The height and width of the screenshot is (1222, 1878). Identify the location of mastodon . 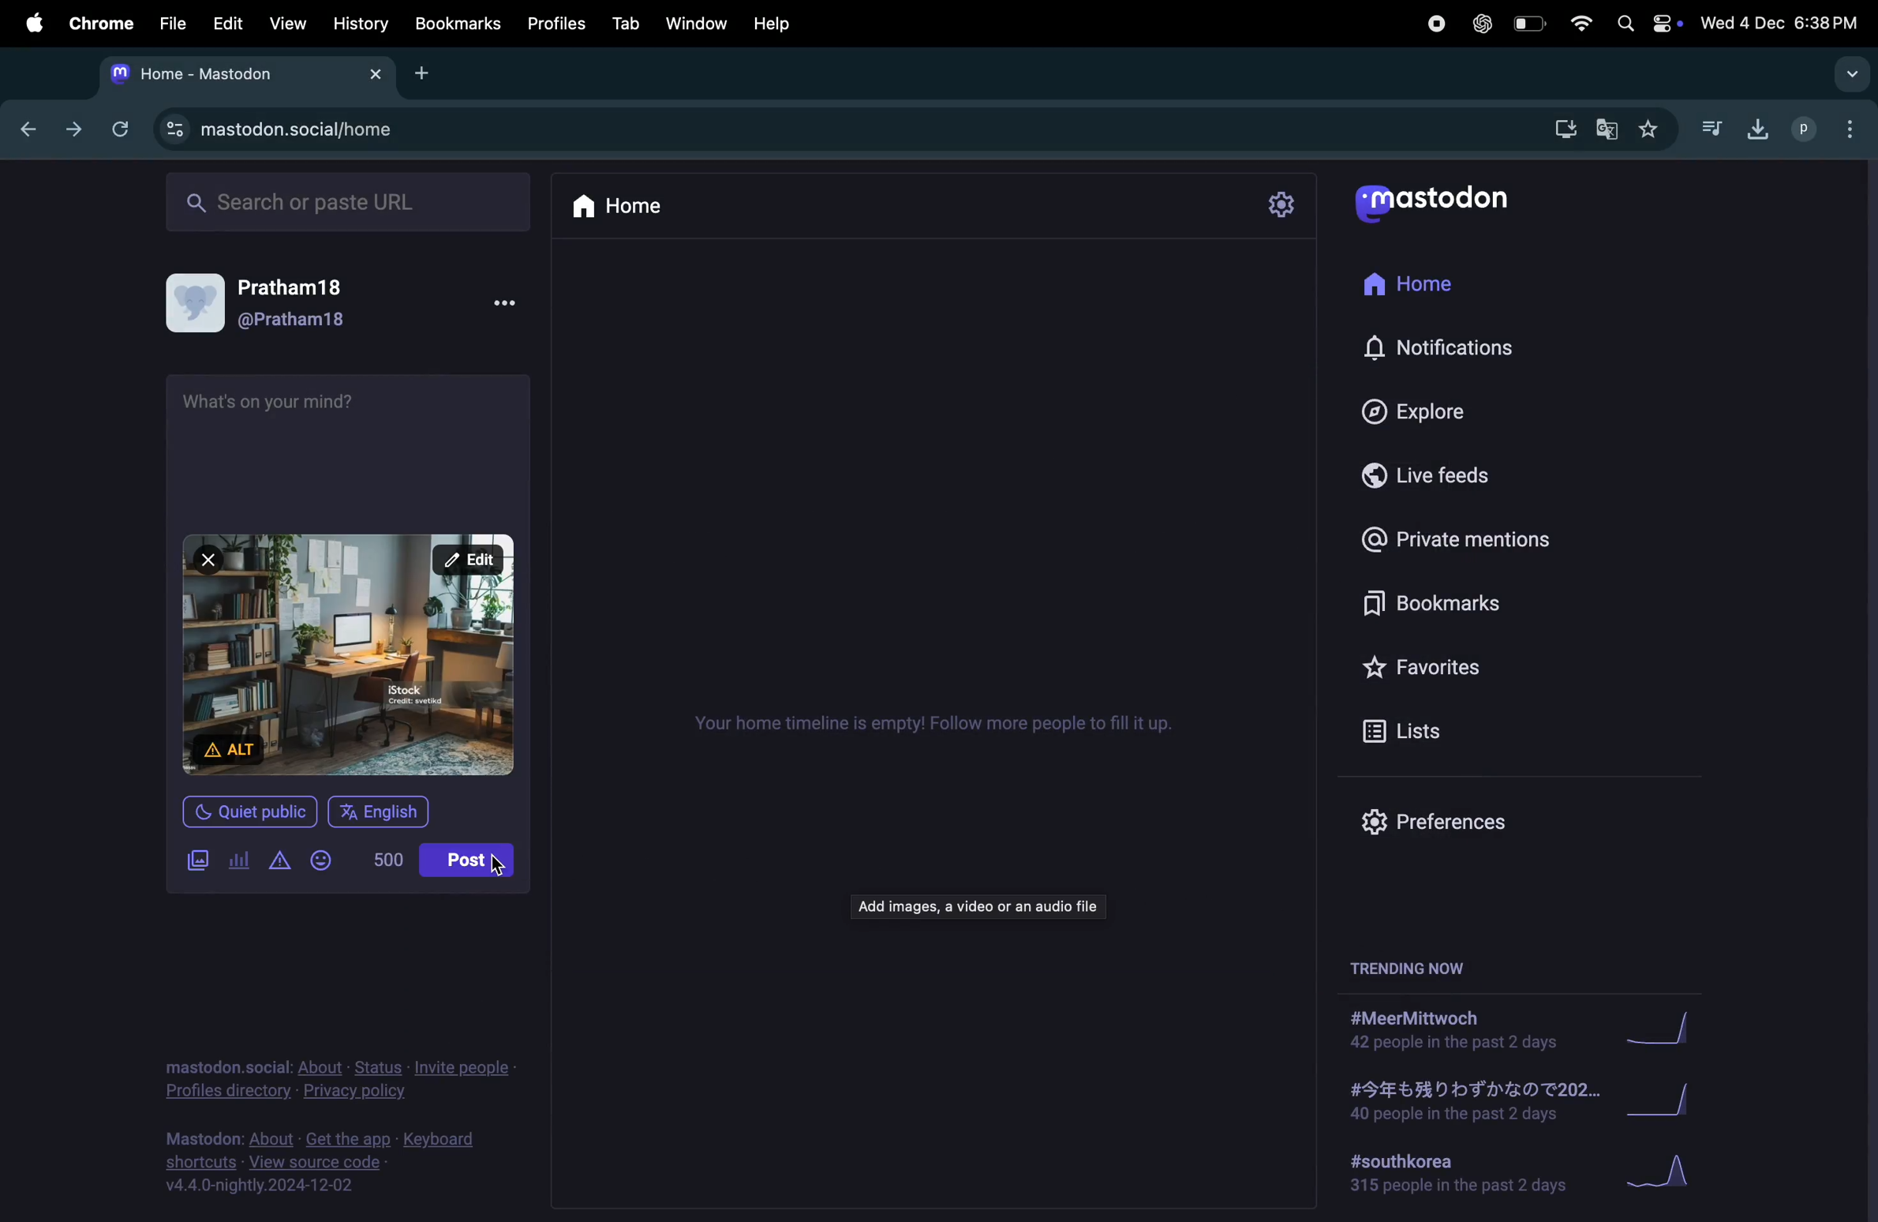
(1446, 200).